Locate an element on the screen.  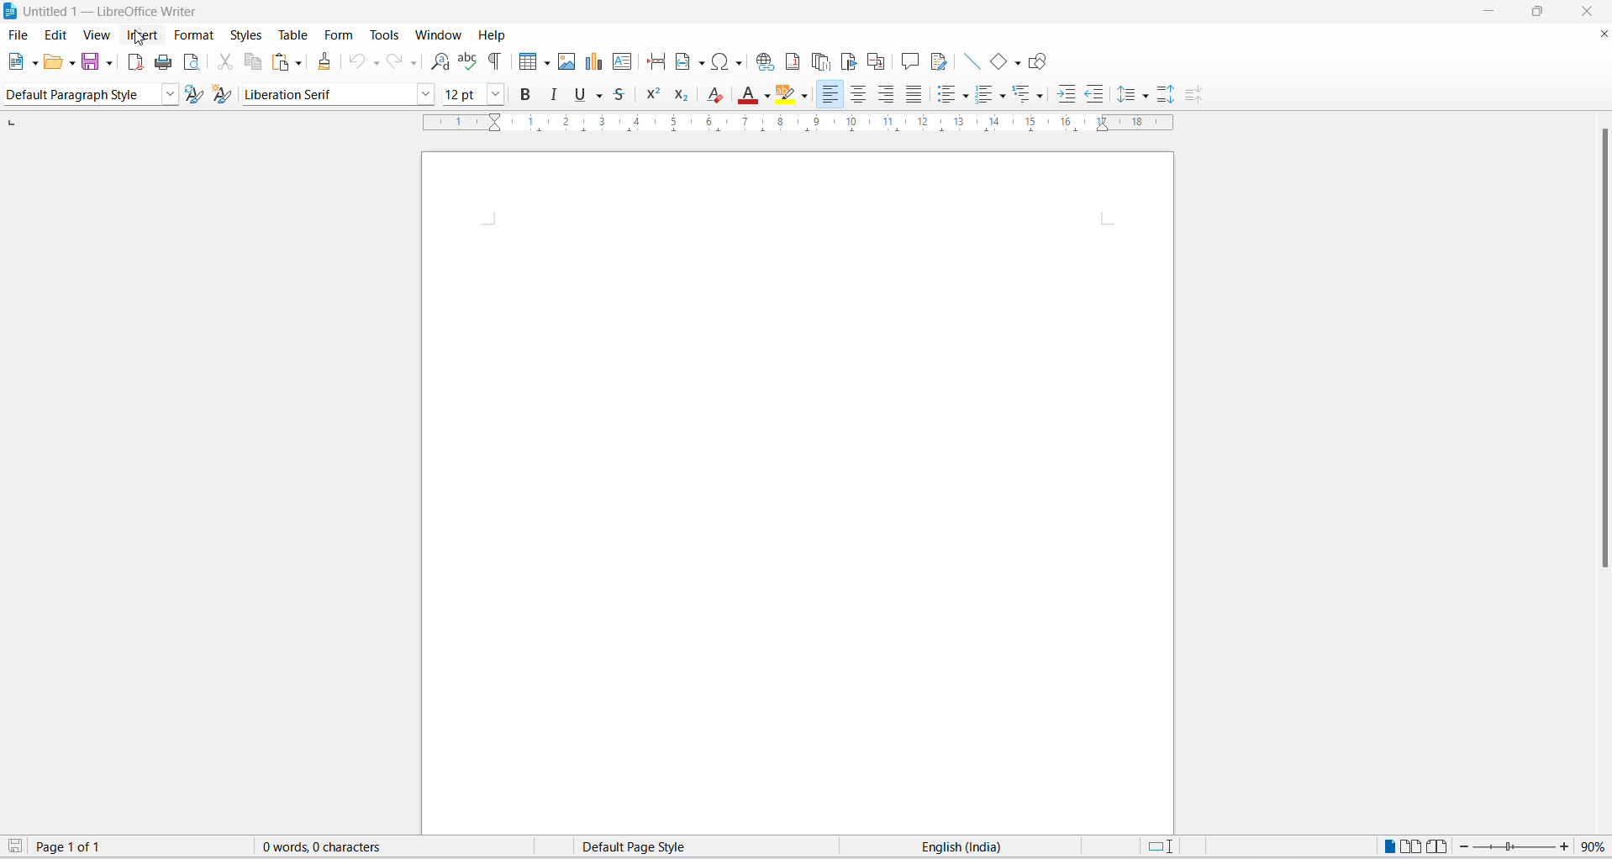
paste options is located at coordinates (300, 62).